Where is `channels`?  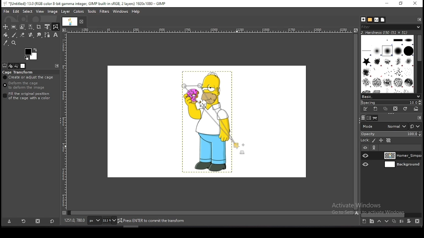 channels is located at coordinates (368, 118).